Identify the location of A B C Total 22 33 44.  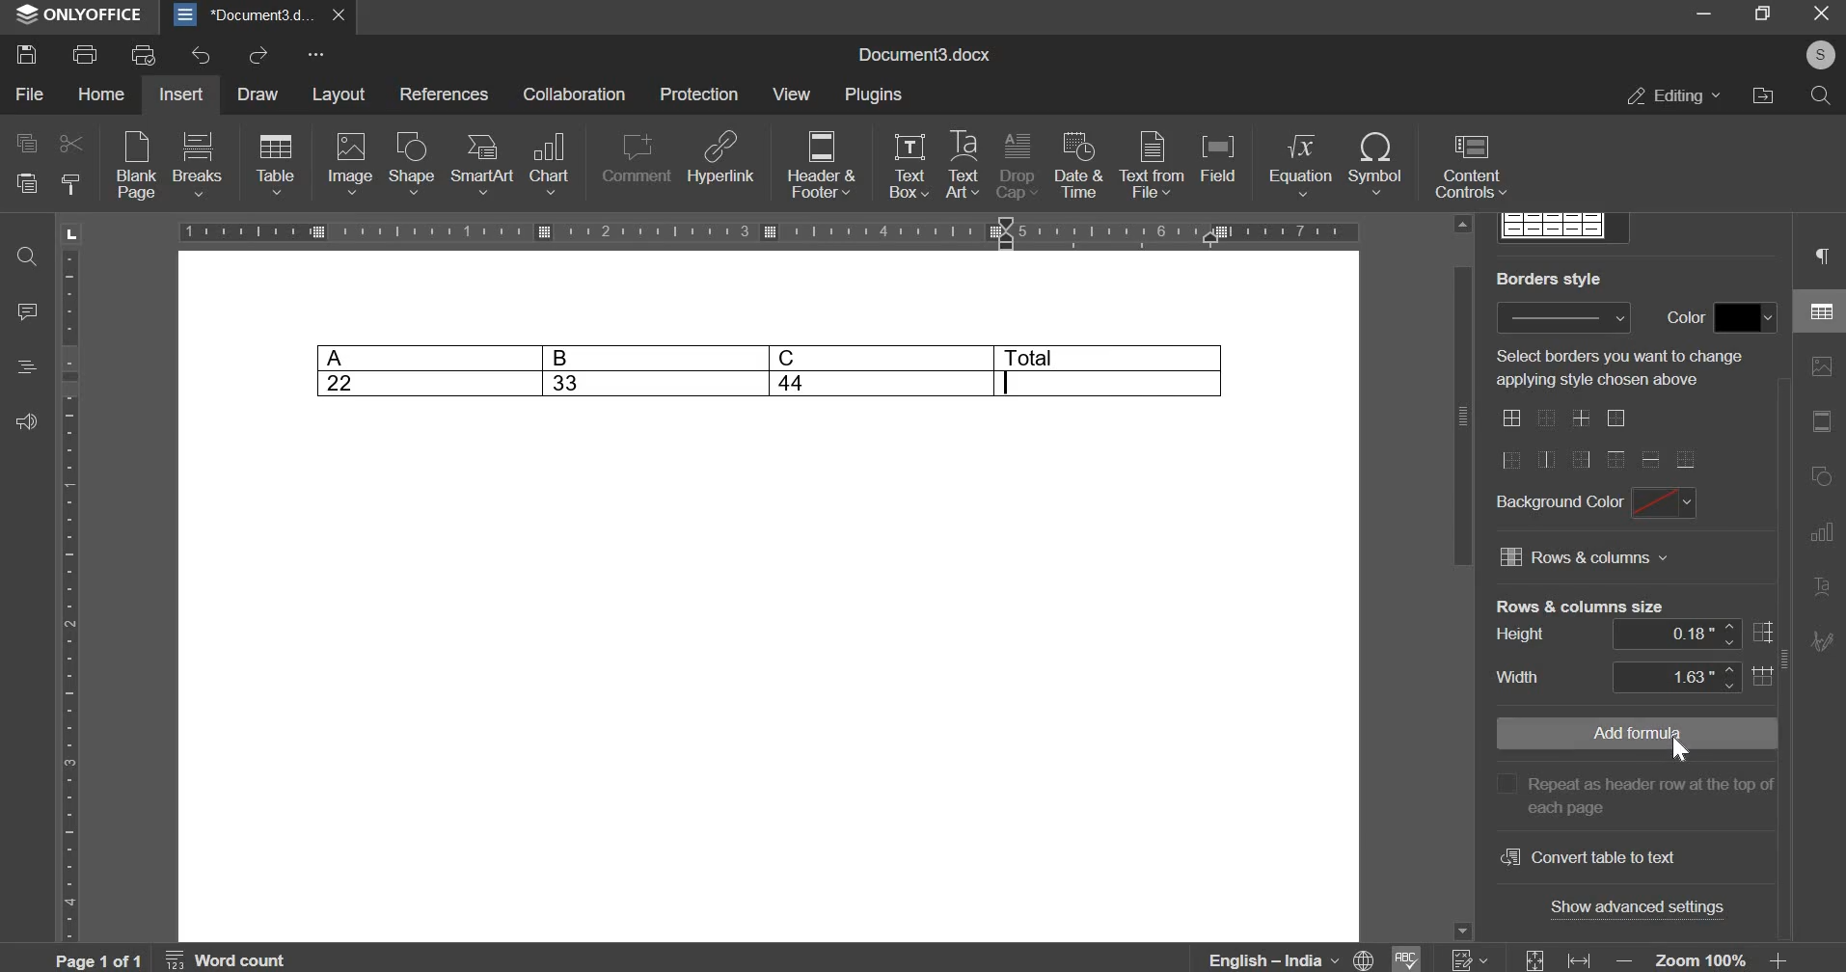
(771, 369).